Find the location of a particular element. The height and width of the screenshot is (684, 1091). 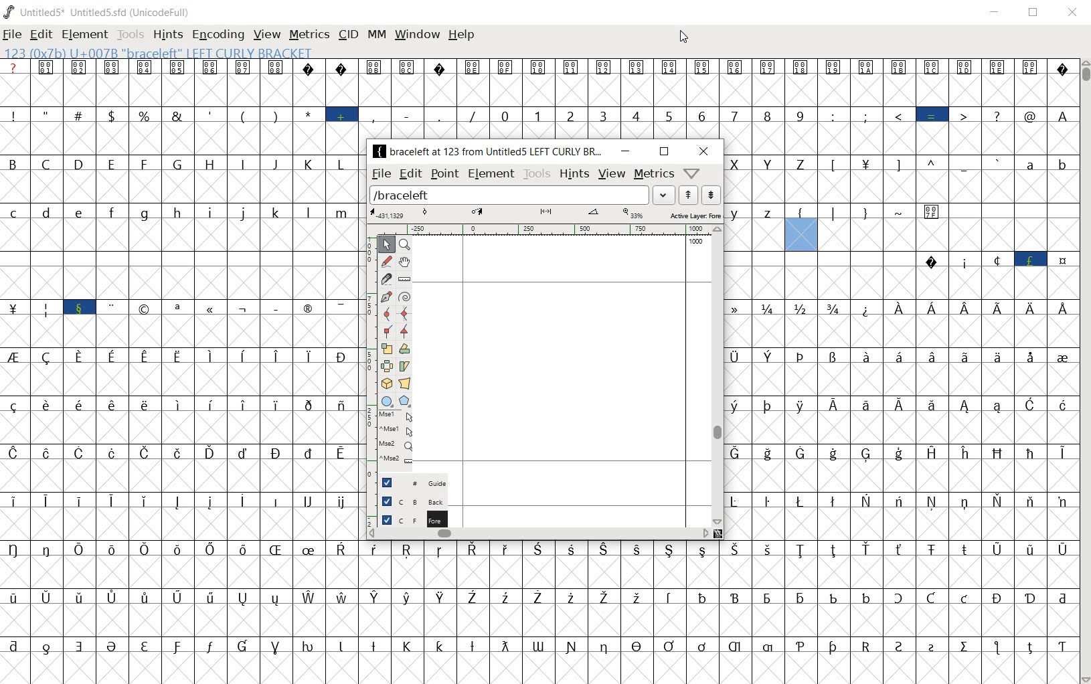

Help/Window is located at coordinates (692, 175).